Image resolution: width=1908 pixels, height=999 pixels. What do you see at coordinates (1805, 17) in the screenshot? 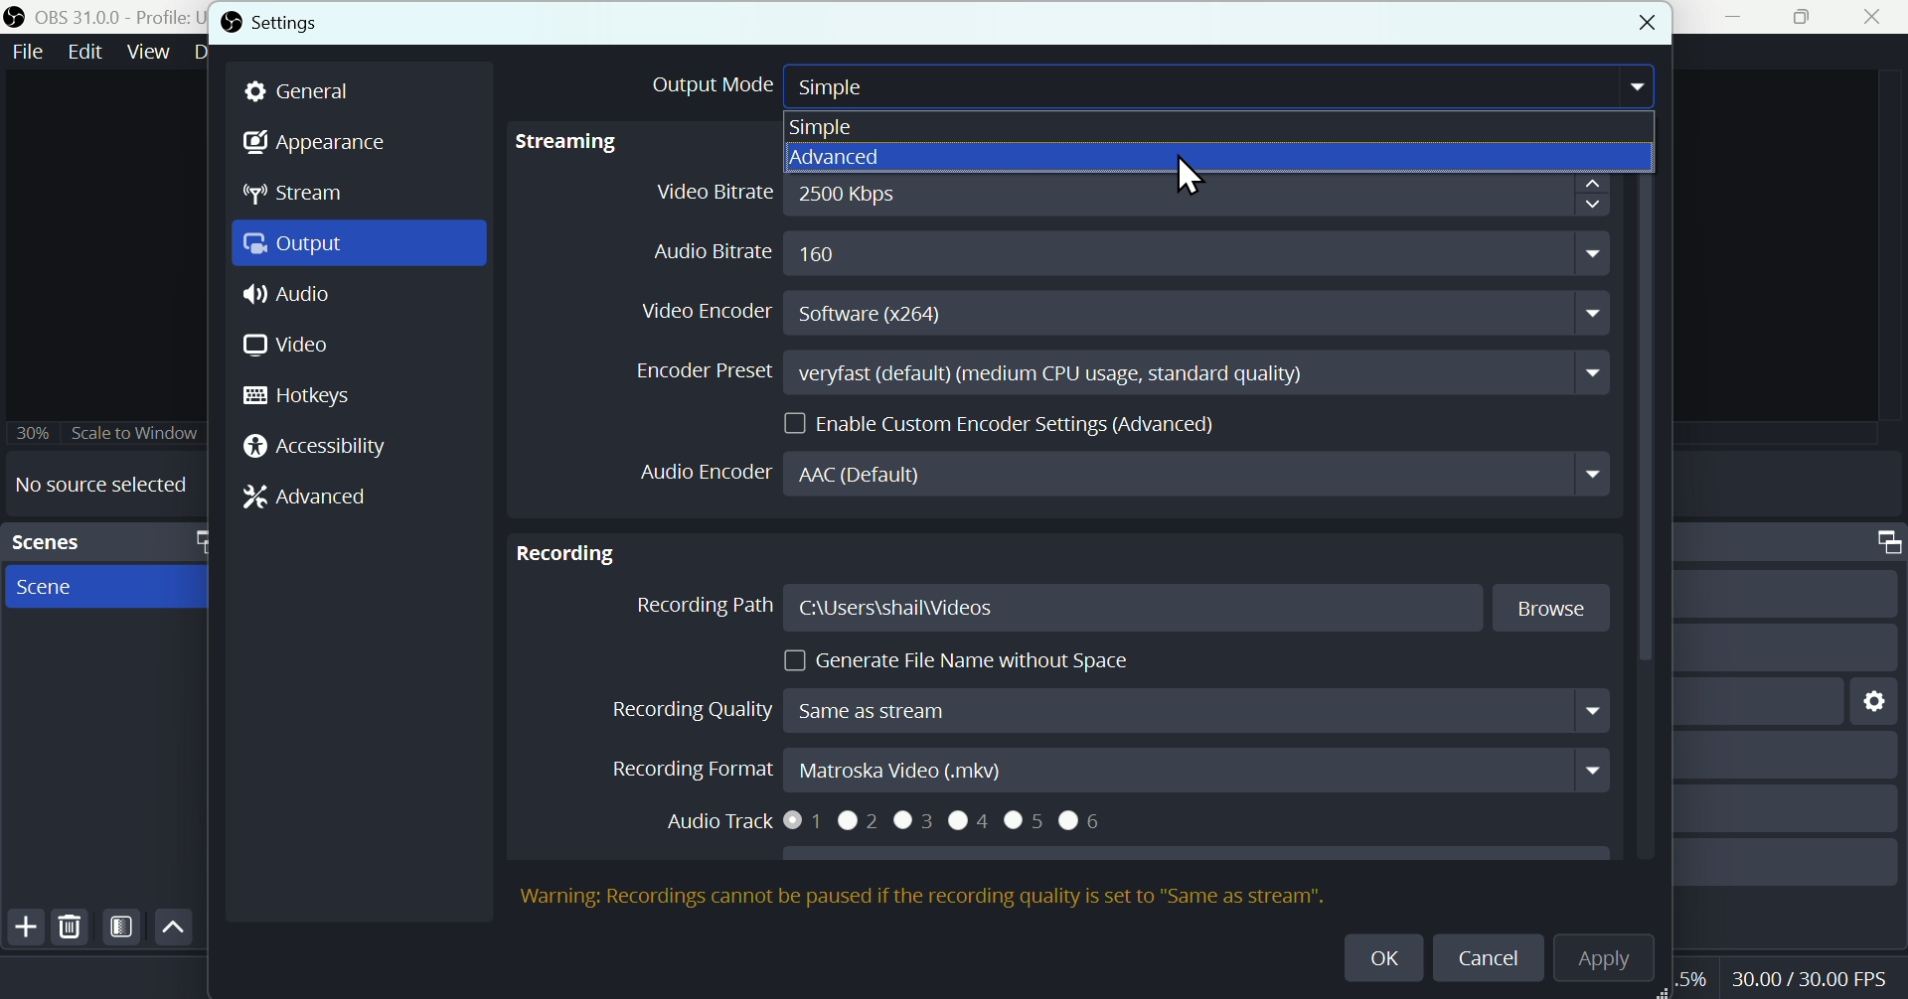
I see `Maximise` at bounding box center [1805, 17].